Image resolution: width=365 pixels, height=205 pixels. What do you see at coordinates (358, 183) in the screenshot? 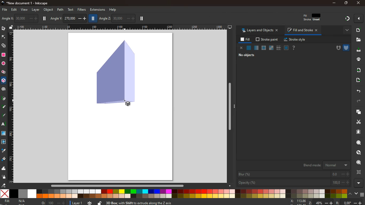
I see `more` at bounding box center [358, 183].